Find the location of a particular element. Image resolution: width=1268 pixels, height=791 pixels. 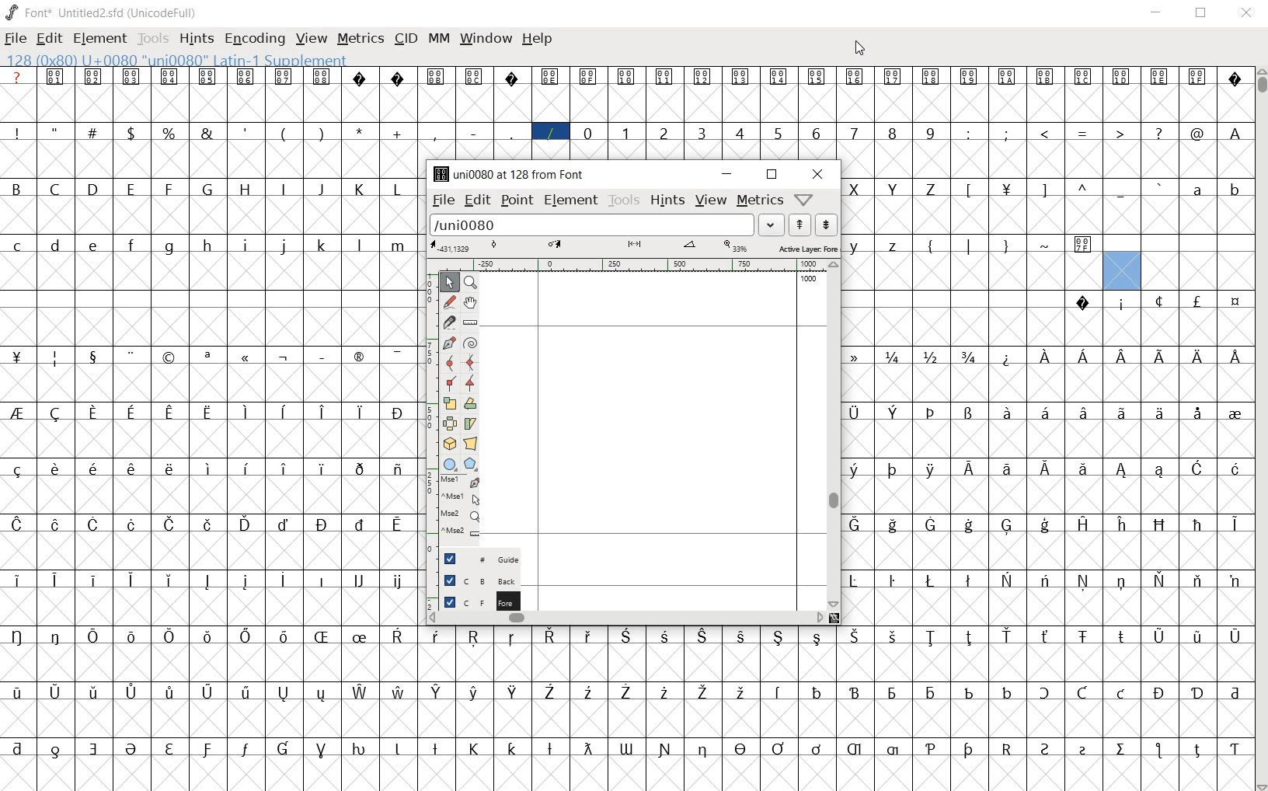

glyph is located at coordinates (1084, 187).